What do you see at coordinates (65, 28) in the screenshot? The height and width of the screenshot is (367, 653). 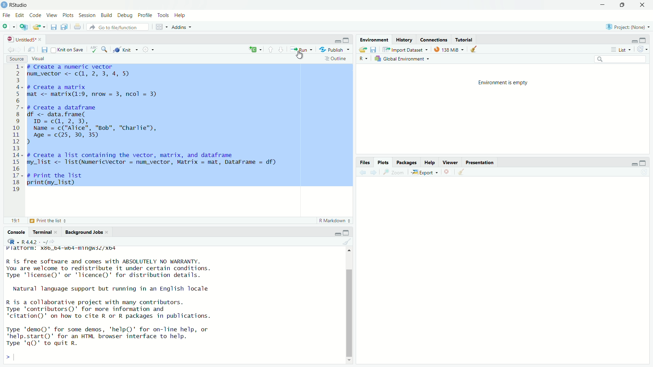 I see `copy` at bounding box center [65, 28].